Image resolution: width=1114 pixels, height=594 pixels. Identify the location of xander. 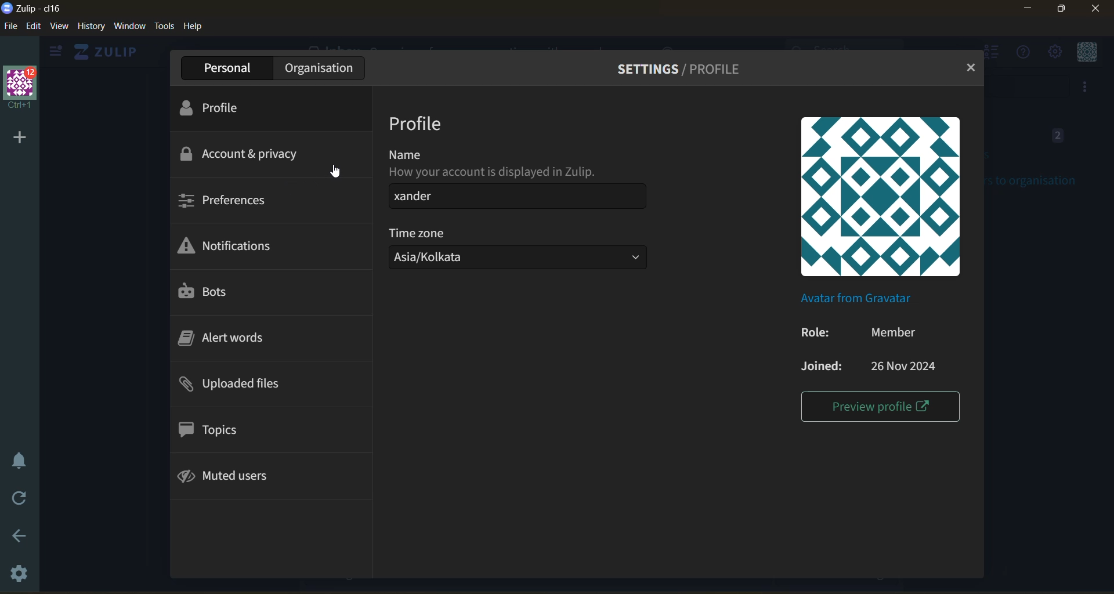
(517, 196).